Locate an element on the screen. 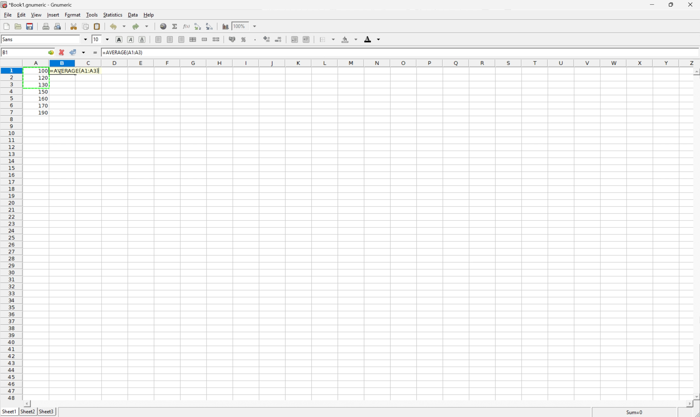 The image size is (700, 417). Sheet1 is located at coordinates (8, 412).